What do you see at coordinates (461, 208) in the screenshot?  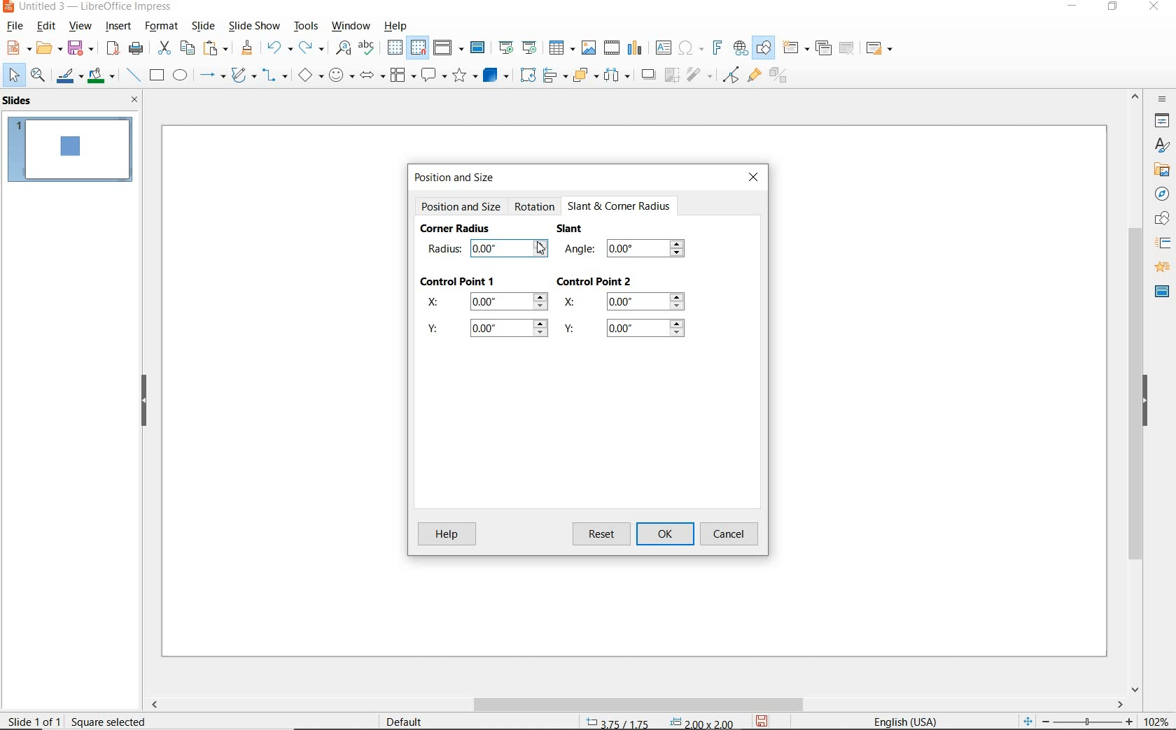 I see `POSITION AND SIZE` at bounding box center [461, 208].